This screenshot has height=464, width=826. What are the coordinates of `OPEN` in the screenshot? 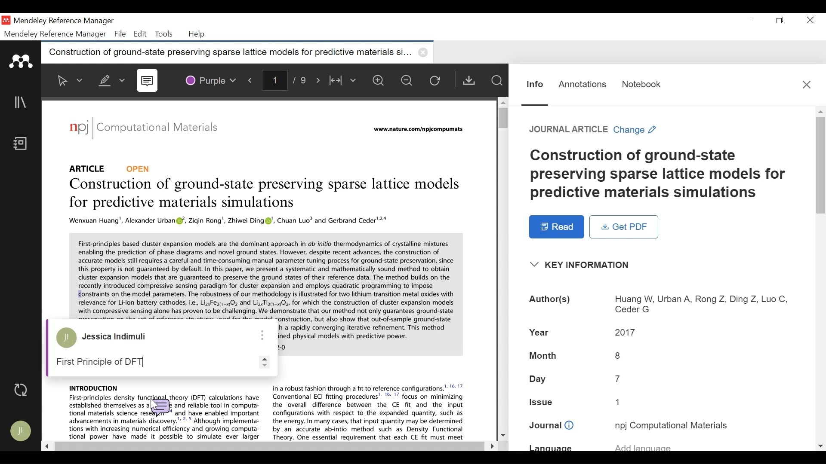 It's located at (141, 168).